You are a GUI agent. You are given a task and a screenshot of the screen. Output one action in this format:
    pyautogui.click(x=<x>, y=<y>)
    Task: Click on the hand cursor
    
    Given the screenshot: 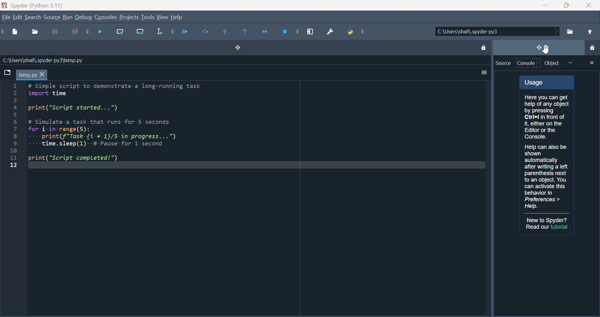 What is the action you would take?
    pyautogui.click(x=547, y=48)
    